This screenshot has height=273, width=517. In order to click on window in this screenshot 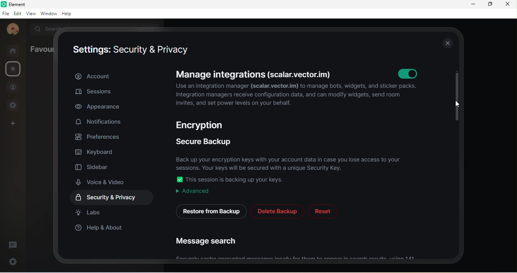, I will do `click(49, 14)`.